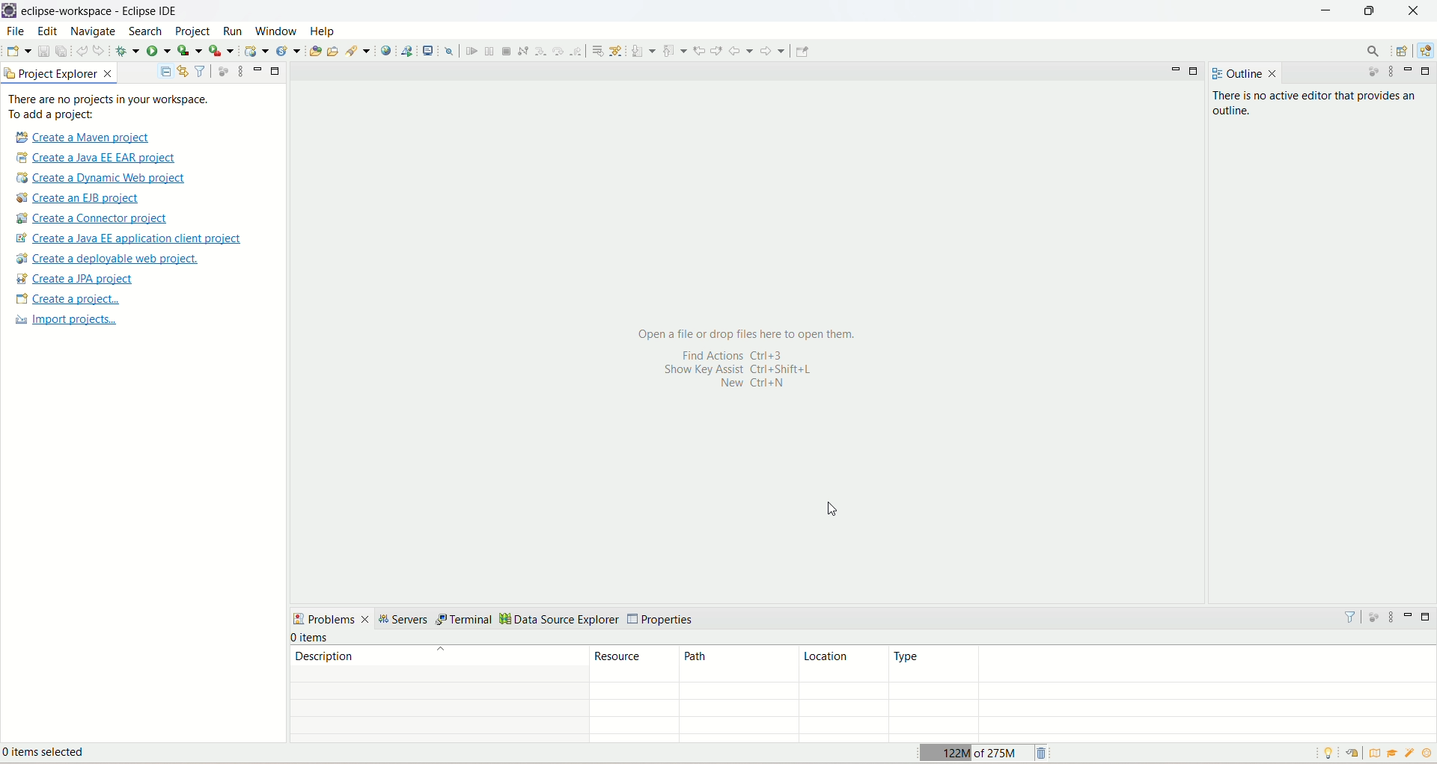 The height and width of the screenshot is (764, 1437). I want to click on minimize, so click(257, 70).